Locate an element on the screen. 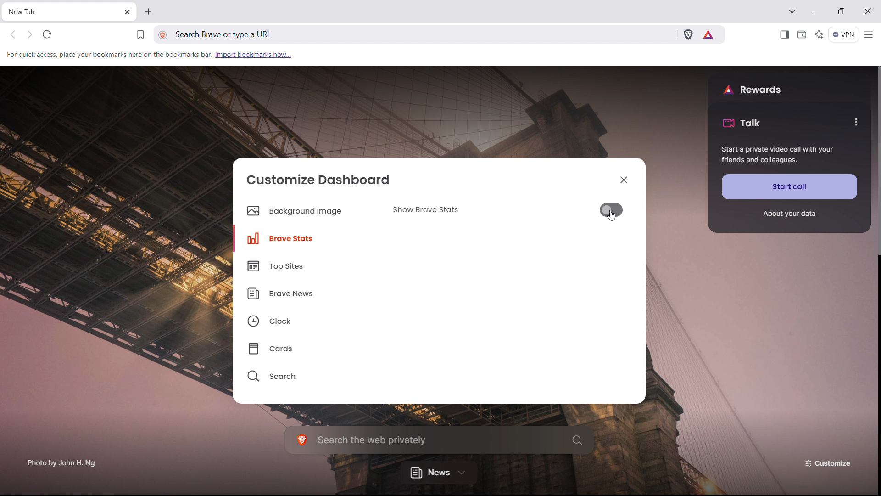 The height and width of the screenshot is (496, 881). cards is located at coordinates (307, 346).